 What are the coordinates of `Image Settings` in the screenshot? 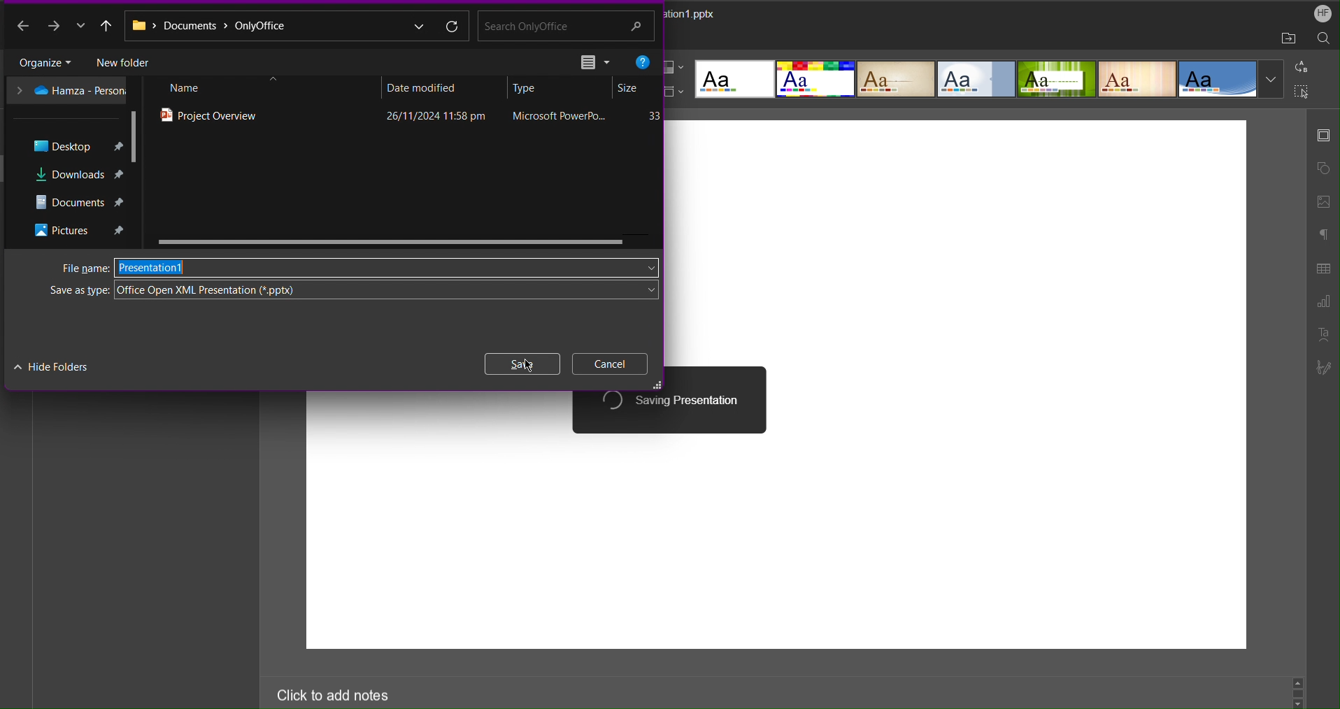 It's located at (1323, 204).